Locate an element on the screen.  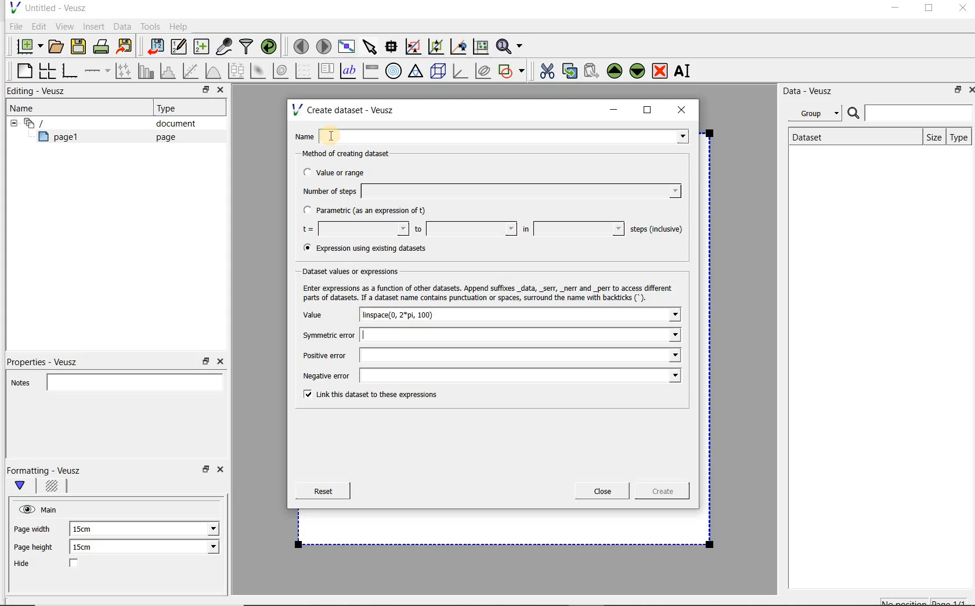
Tools is located at coordinates (149, 27).